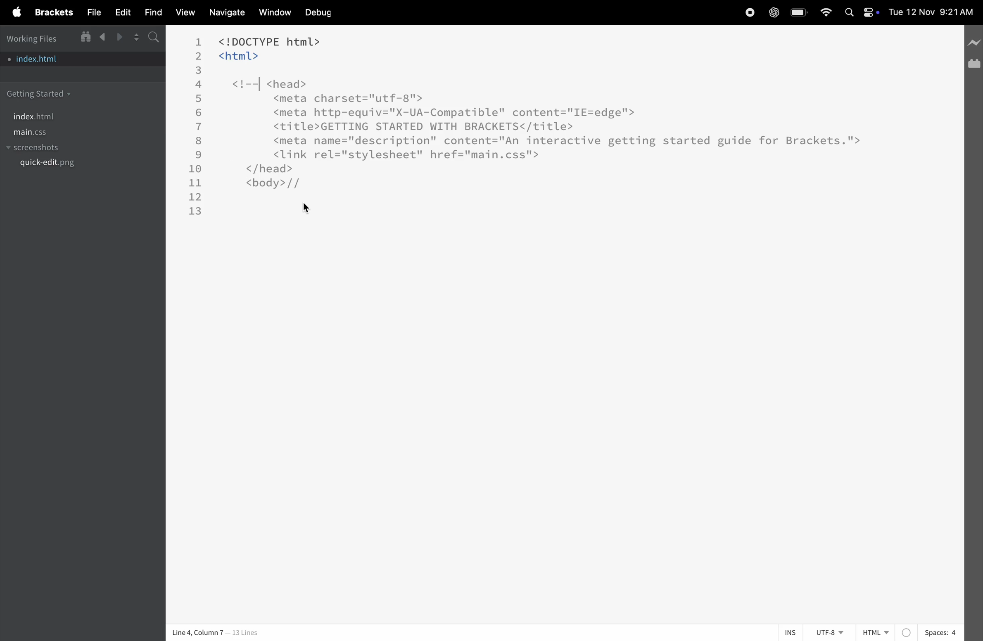 The image size is (983, 641). I want to click on find, so click(150, 12).